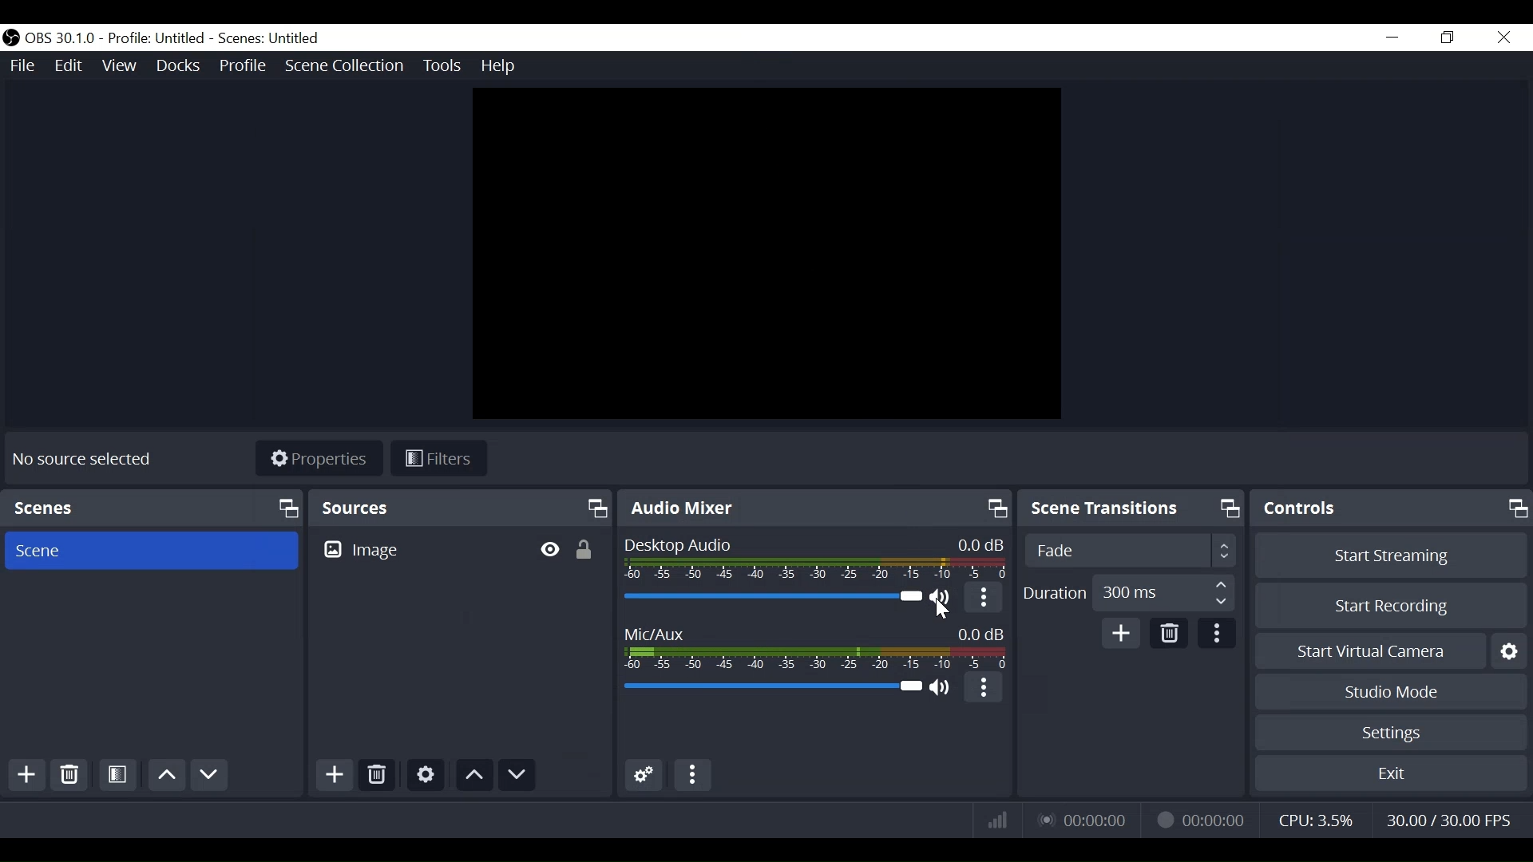 This screenshot has height=862, width=1533. I want to click on Help, so click(501, 66).